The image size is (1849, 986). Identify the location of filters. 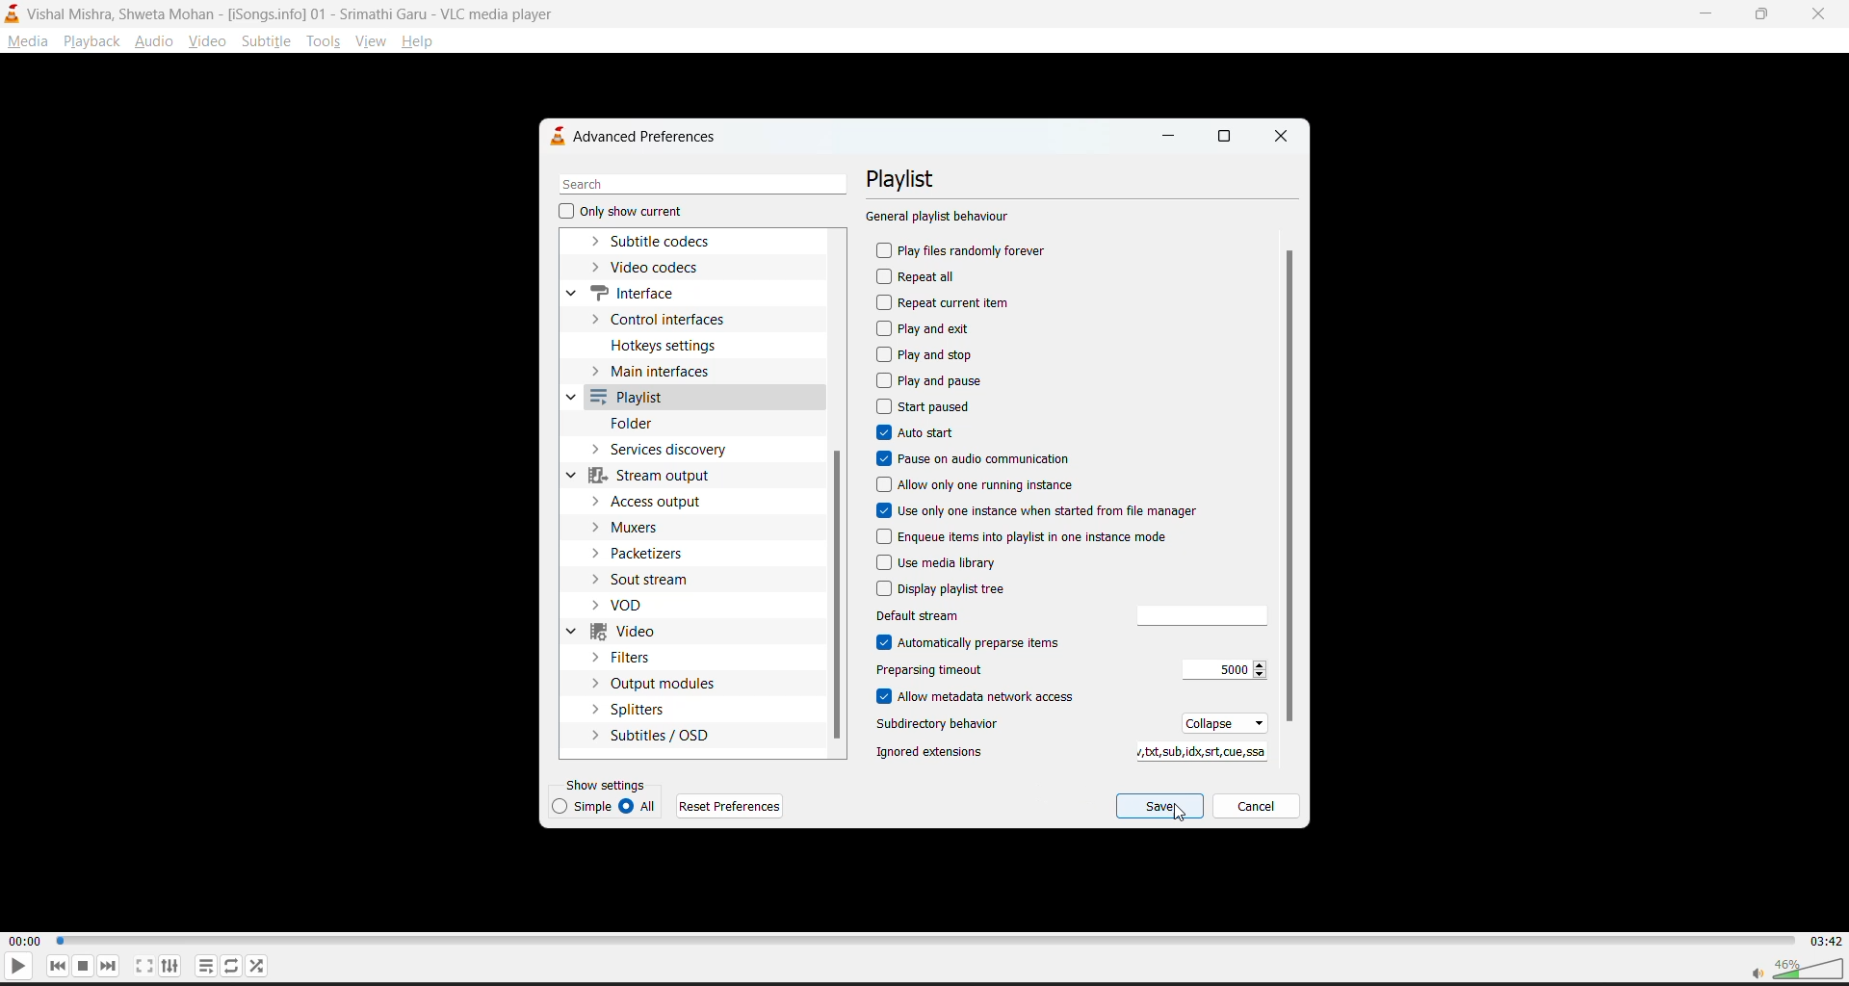
(629, 657).